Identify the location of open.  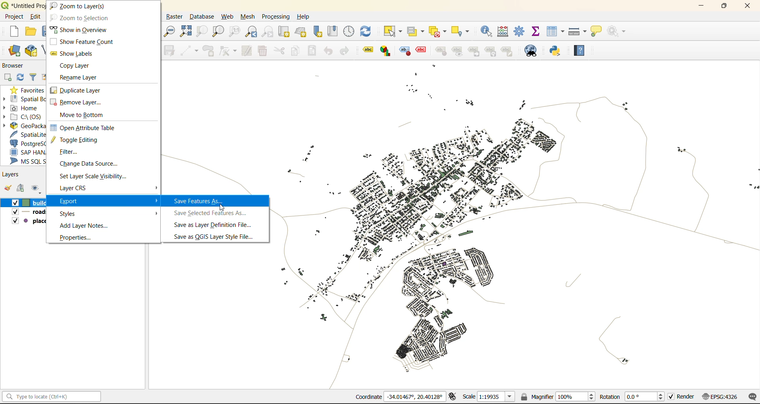
(7, 189).